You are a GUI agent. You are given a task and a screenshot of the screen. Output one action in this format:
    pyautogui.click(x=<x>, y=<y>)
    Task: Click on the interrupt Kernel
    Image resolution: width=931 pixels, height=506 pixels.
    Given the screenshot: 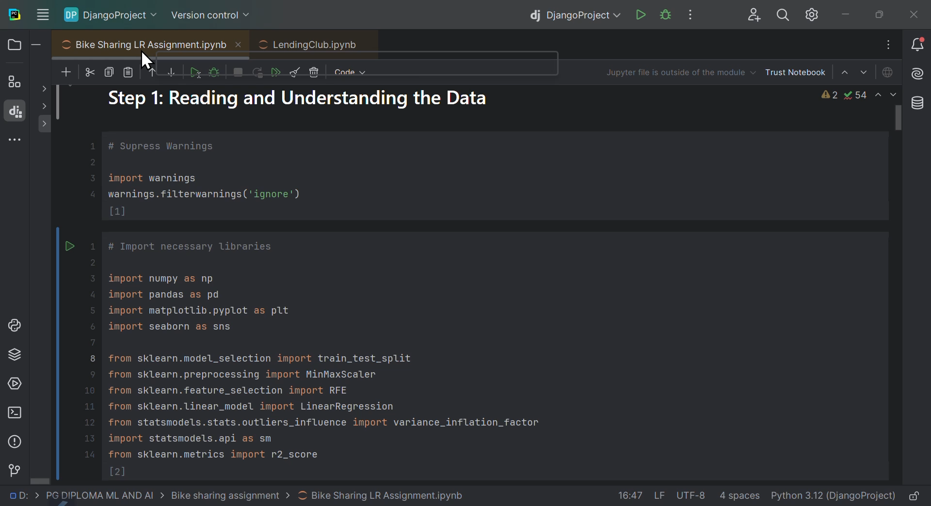 What is the action you would take?
    pyautogui.click(x=237, y=72)
    